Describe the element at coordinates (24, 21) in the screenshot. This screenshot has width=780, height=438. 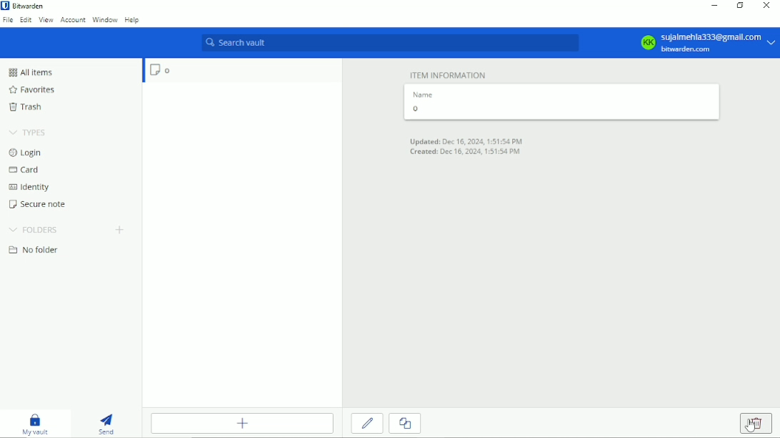
I see `Edit` at that location.